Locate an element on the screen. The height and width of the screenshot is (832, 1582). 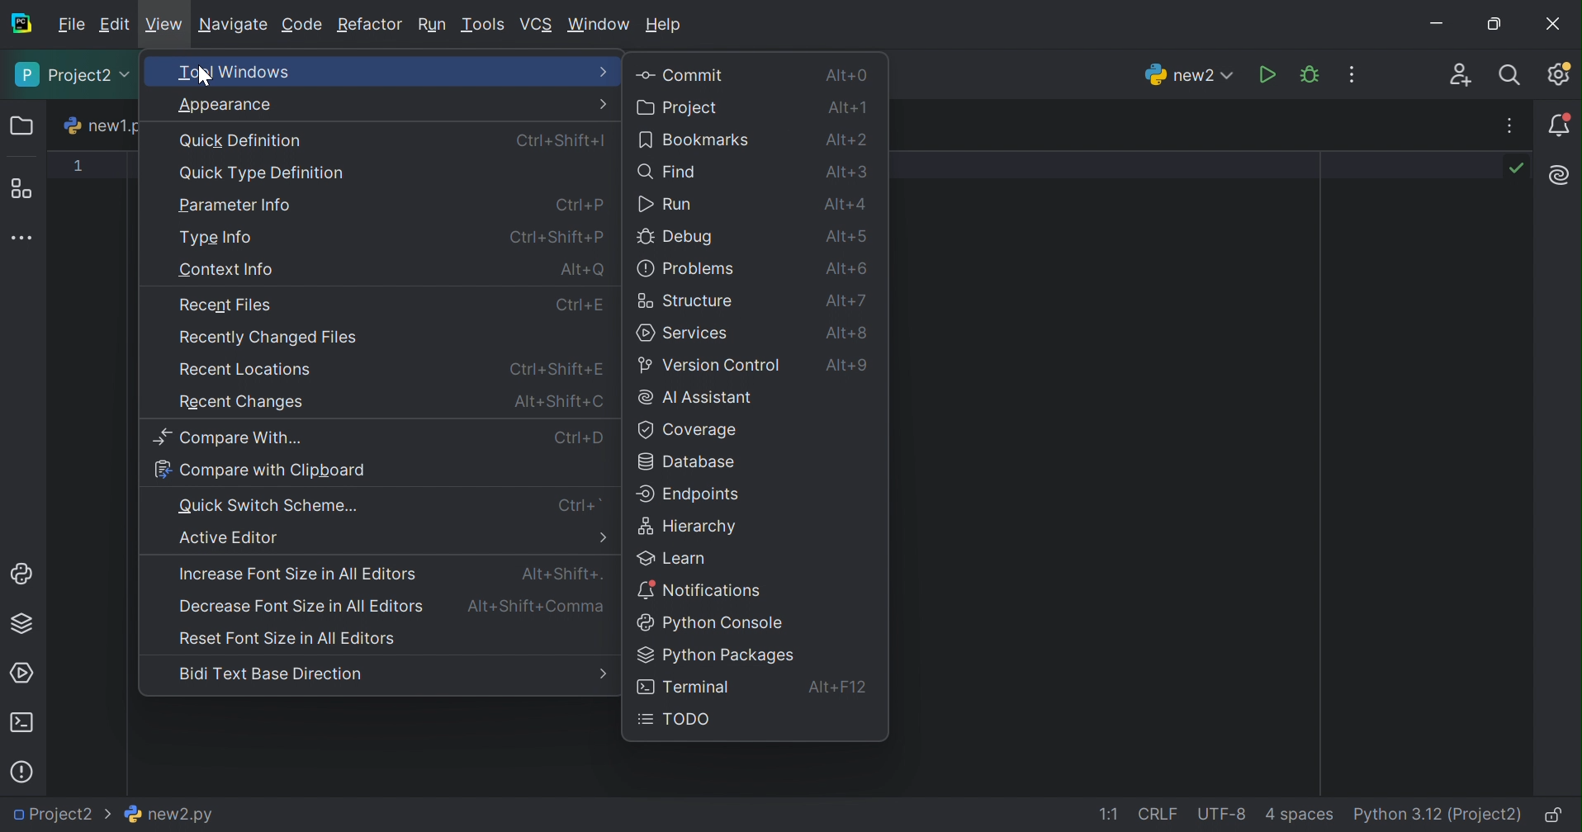
Search everywhere is located at coordinates (1513, 77).